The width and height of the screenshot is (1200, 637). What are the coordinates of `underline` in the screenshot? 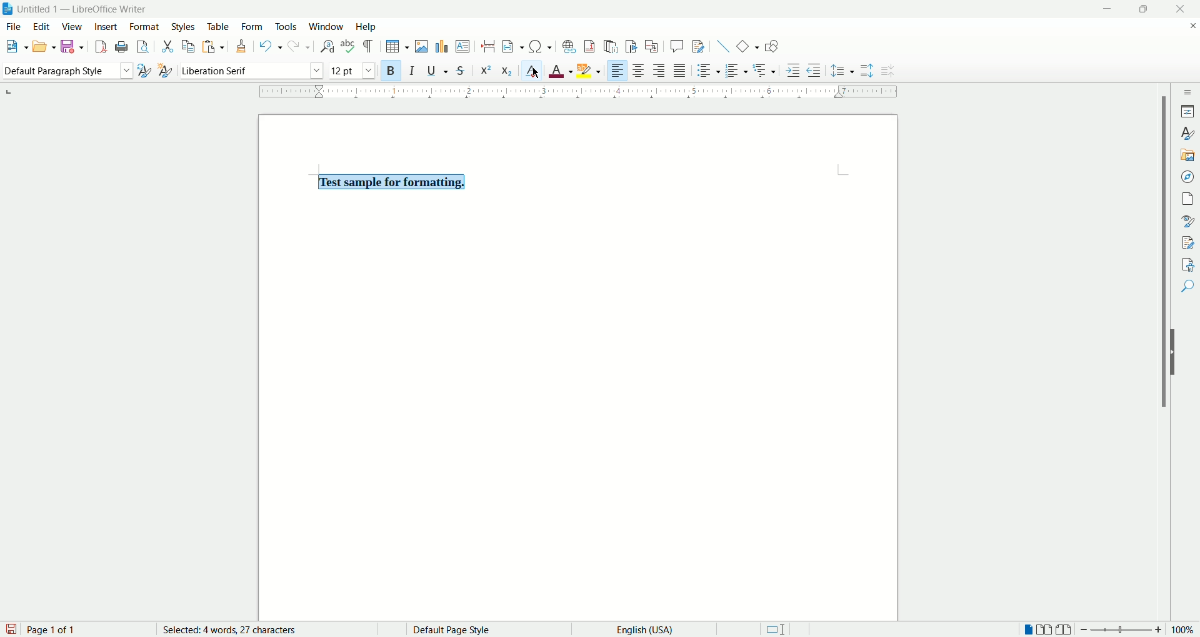 It's located at (437, 71).